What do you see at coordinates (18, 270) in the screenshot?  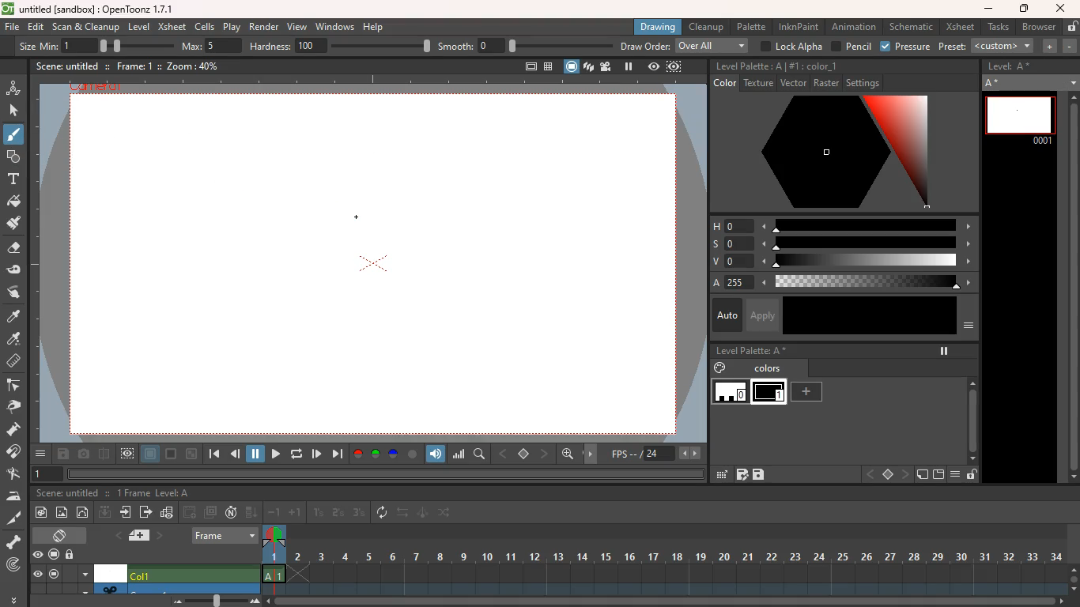 I see `edit` at bounding box center [18, 270].